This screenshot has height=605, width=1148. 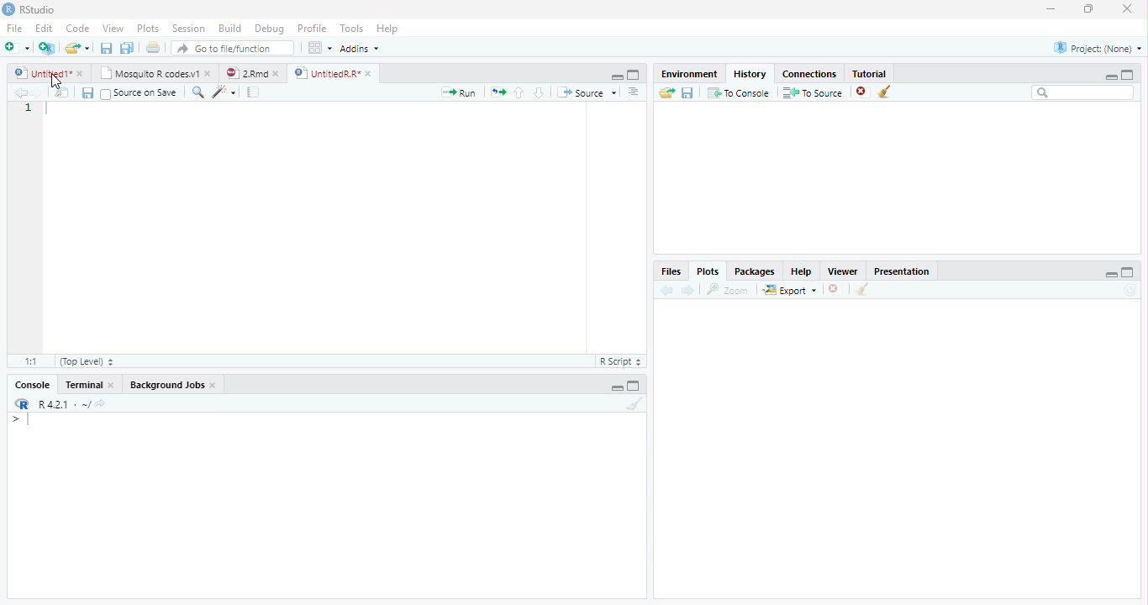 What do you see at coordinates (456, 93) in the screenshot?
I see `Run` at bounding box center [456, 93].